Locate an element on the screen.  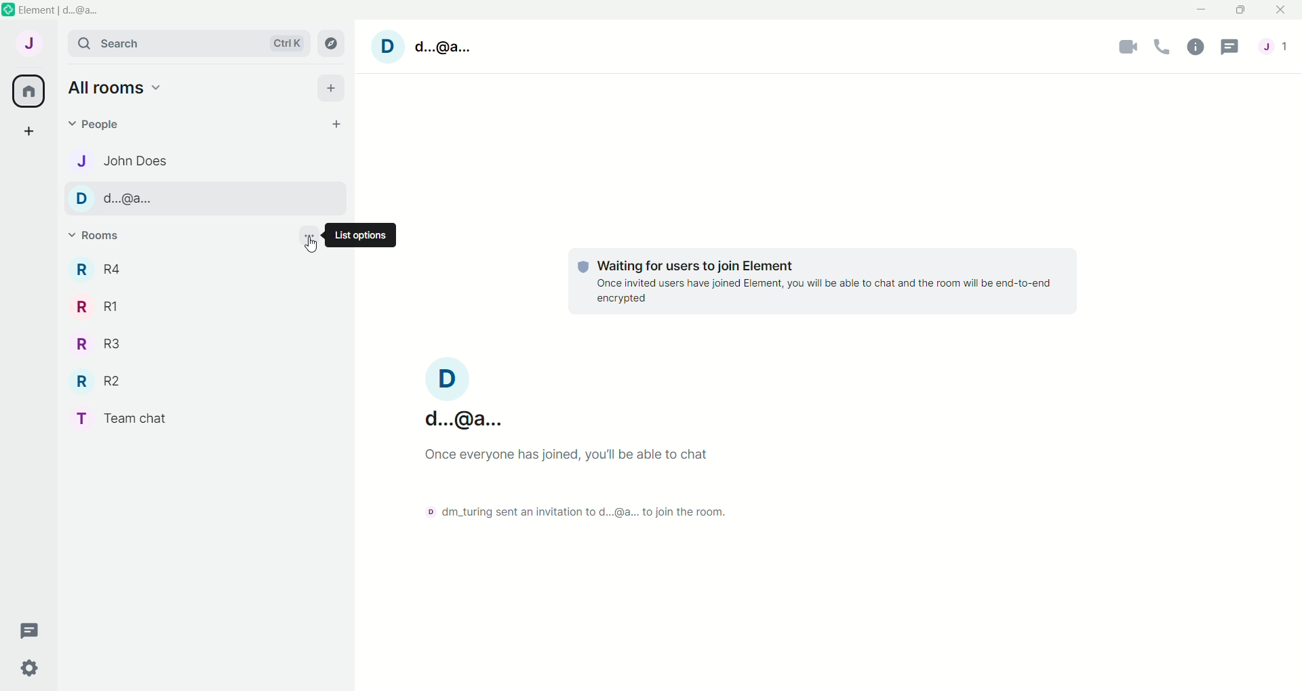
search Ctrl K is located at coordinates (186, 44).